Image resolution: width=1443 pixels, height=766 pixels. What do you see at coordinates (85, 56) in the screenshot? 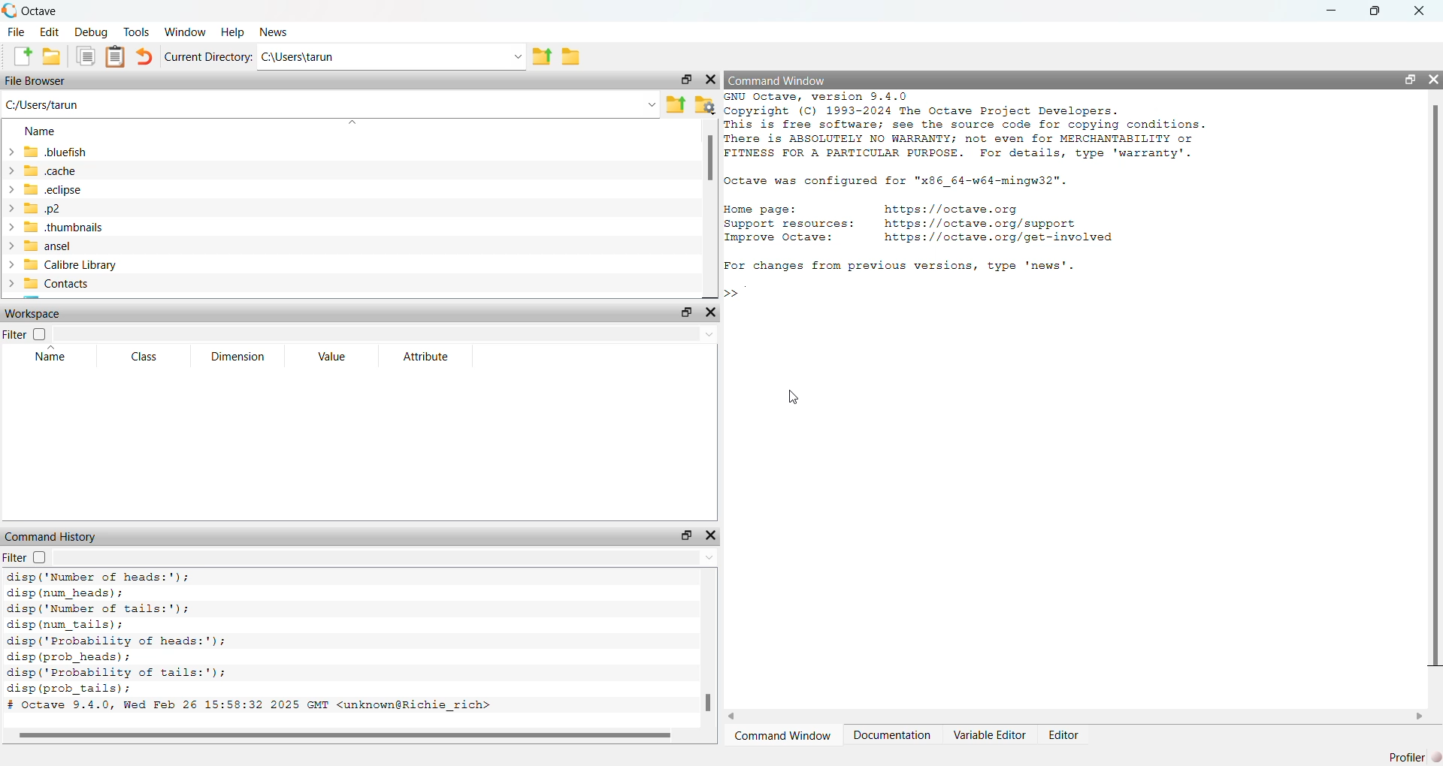
I see `Copy` at bounding box center [85, 56].